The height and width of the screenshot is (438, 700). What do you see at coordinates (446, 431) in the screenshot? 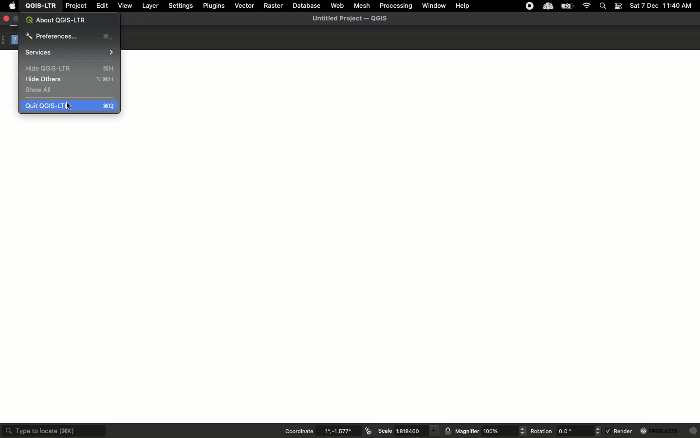
I see `emblem` at bounding box center [446, 431].